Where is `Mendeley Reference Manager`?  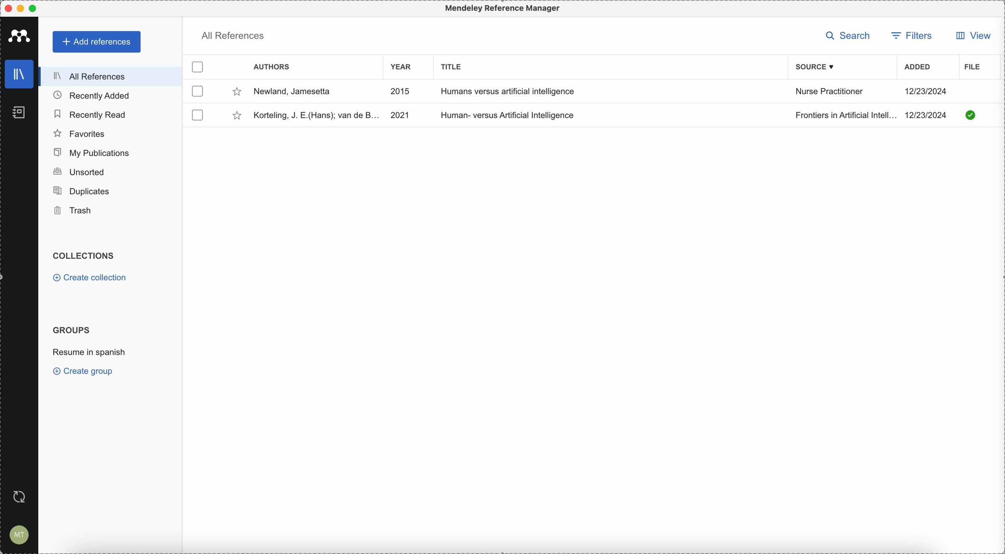
Mendeley Reference Manager is located at coordinates (501, 9).